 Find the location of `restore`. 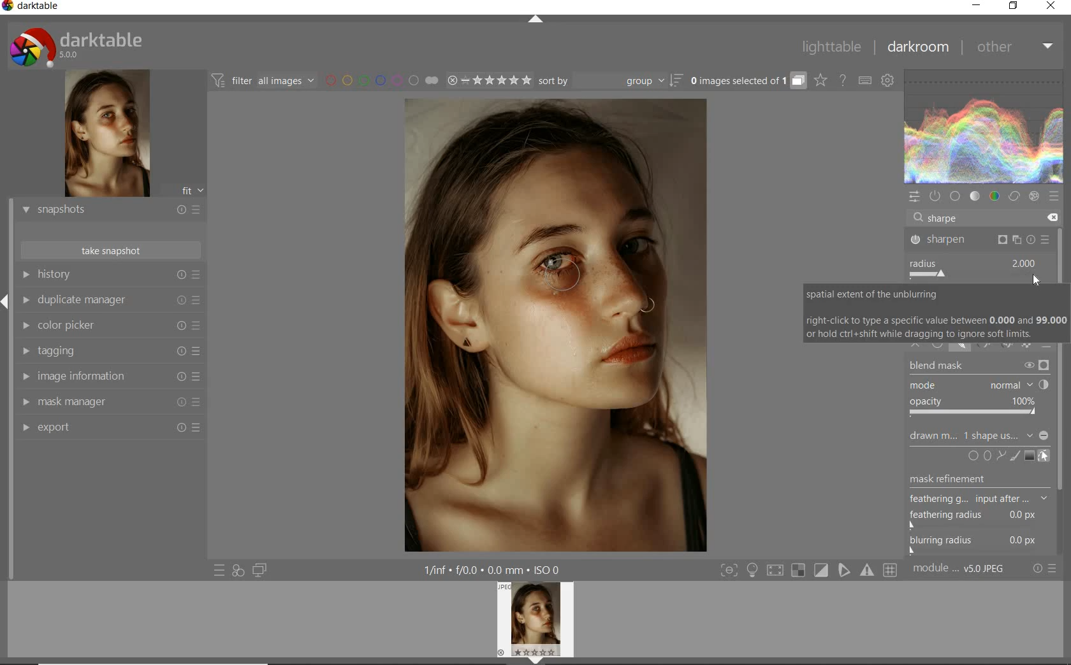

restore is located at coordinates (1014, 6).